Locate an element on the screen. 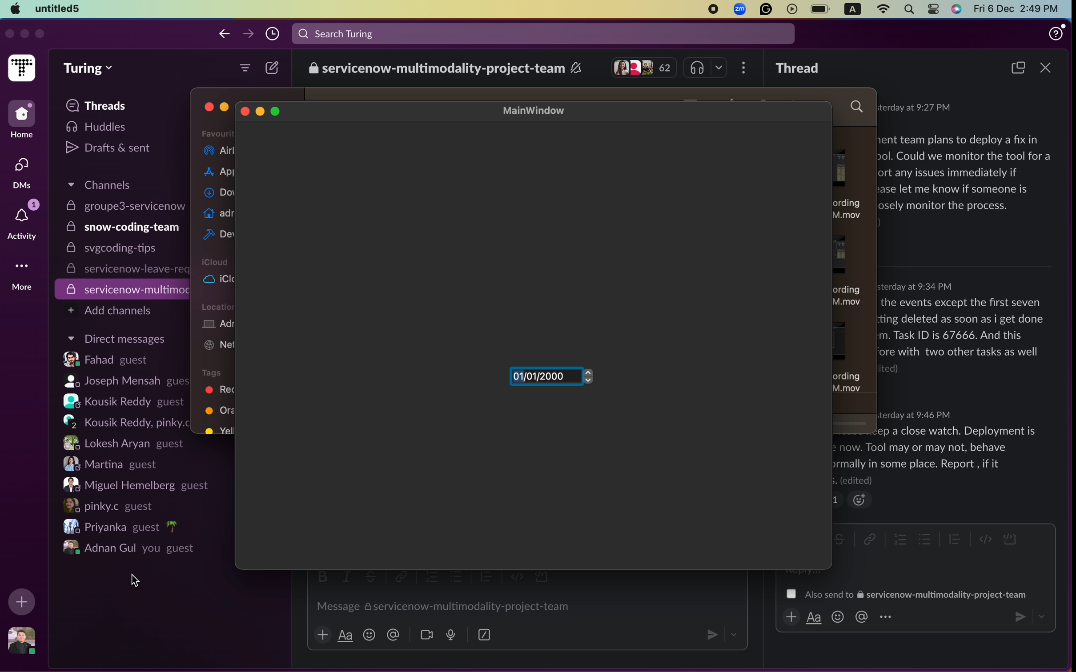 Image resolution: width=1076 pixels, height=672 pixels. search is located at coordinates (909, 8).